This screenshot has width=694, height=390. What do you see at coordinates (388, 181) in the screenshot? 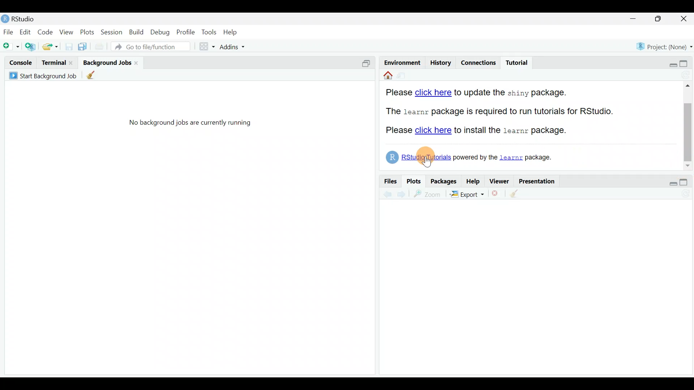
I see `Files` at bounding box center [388, 181].